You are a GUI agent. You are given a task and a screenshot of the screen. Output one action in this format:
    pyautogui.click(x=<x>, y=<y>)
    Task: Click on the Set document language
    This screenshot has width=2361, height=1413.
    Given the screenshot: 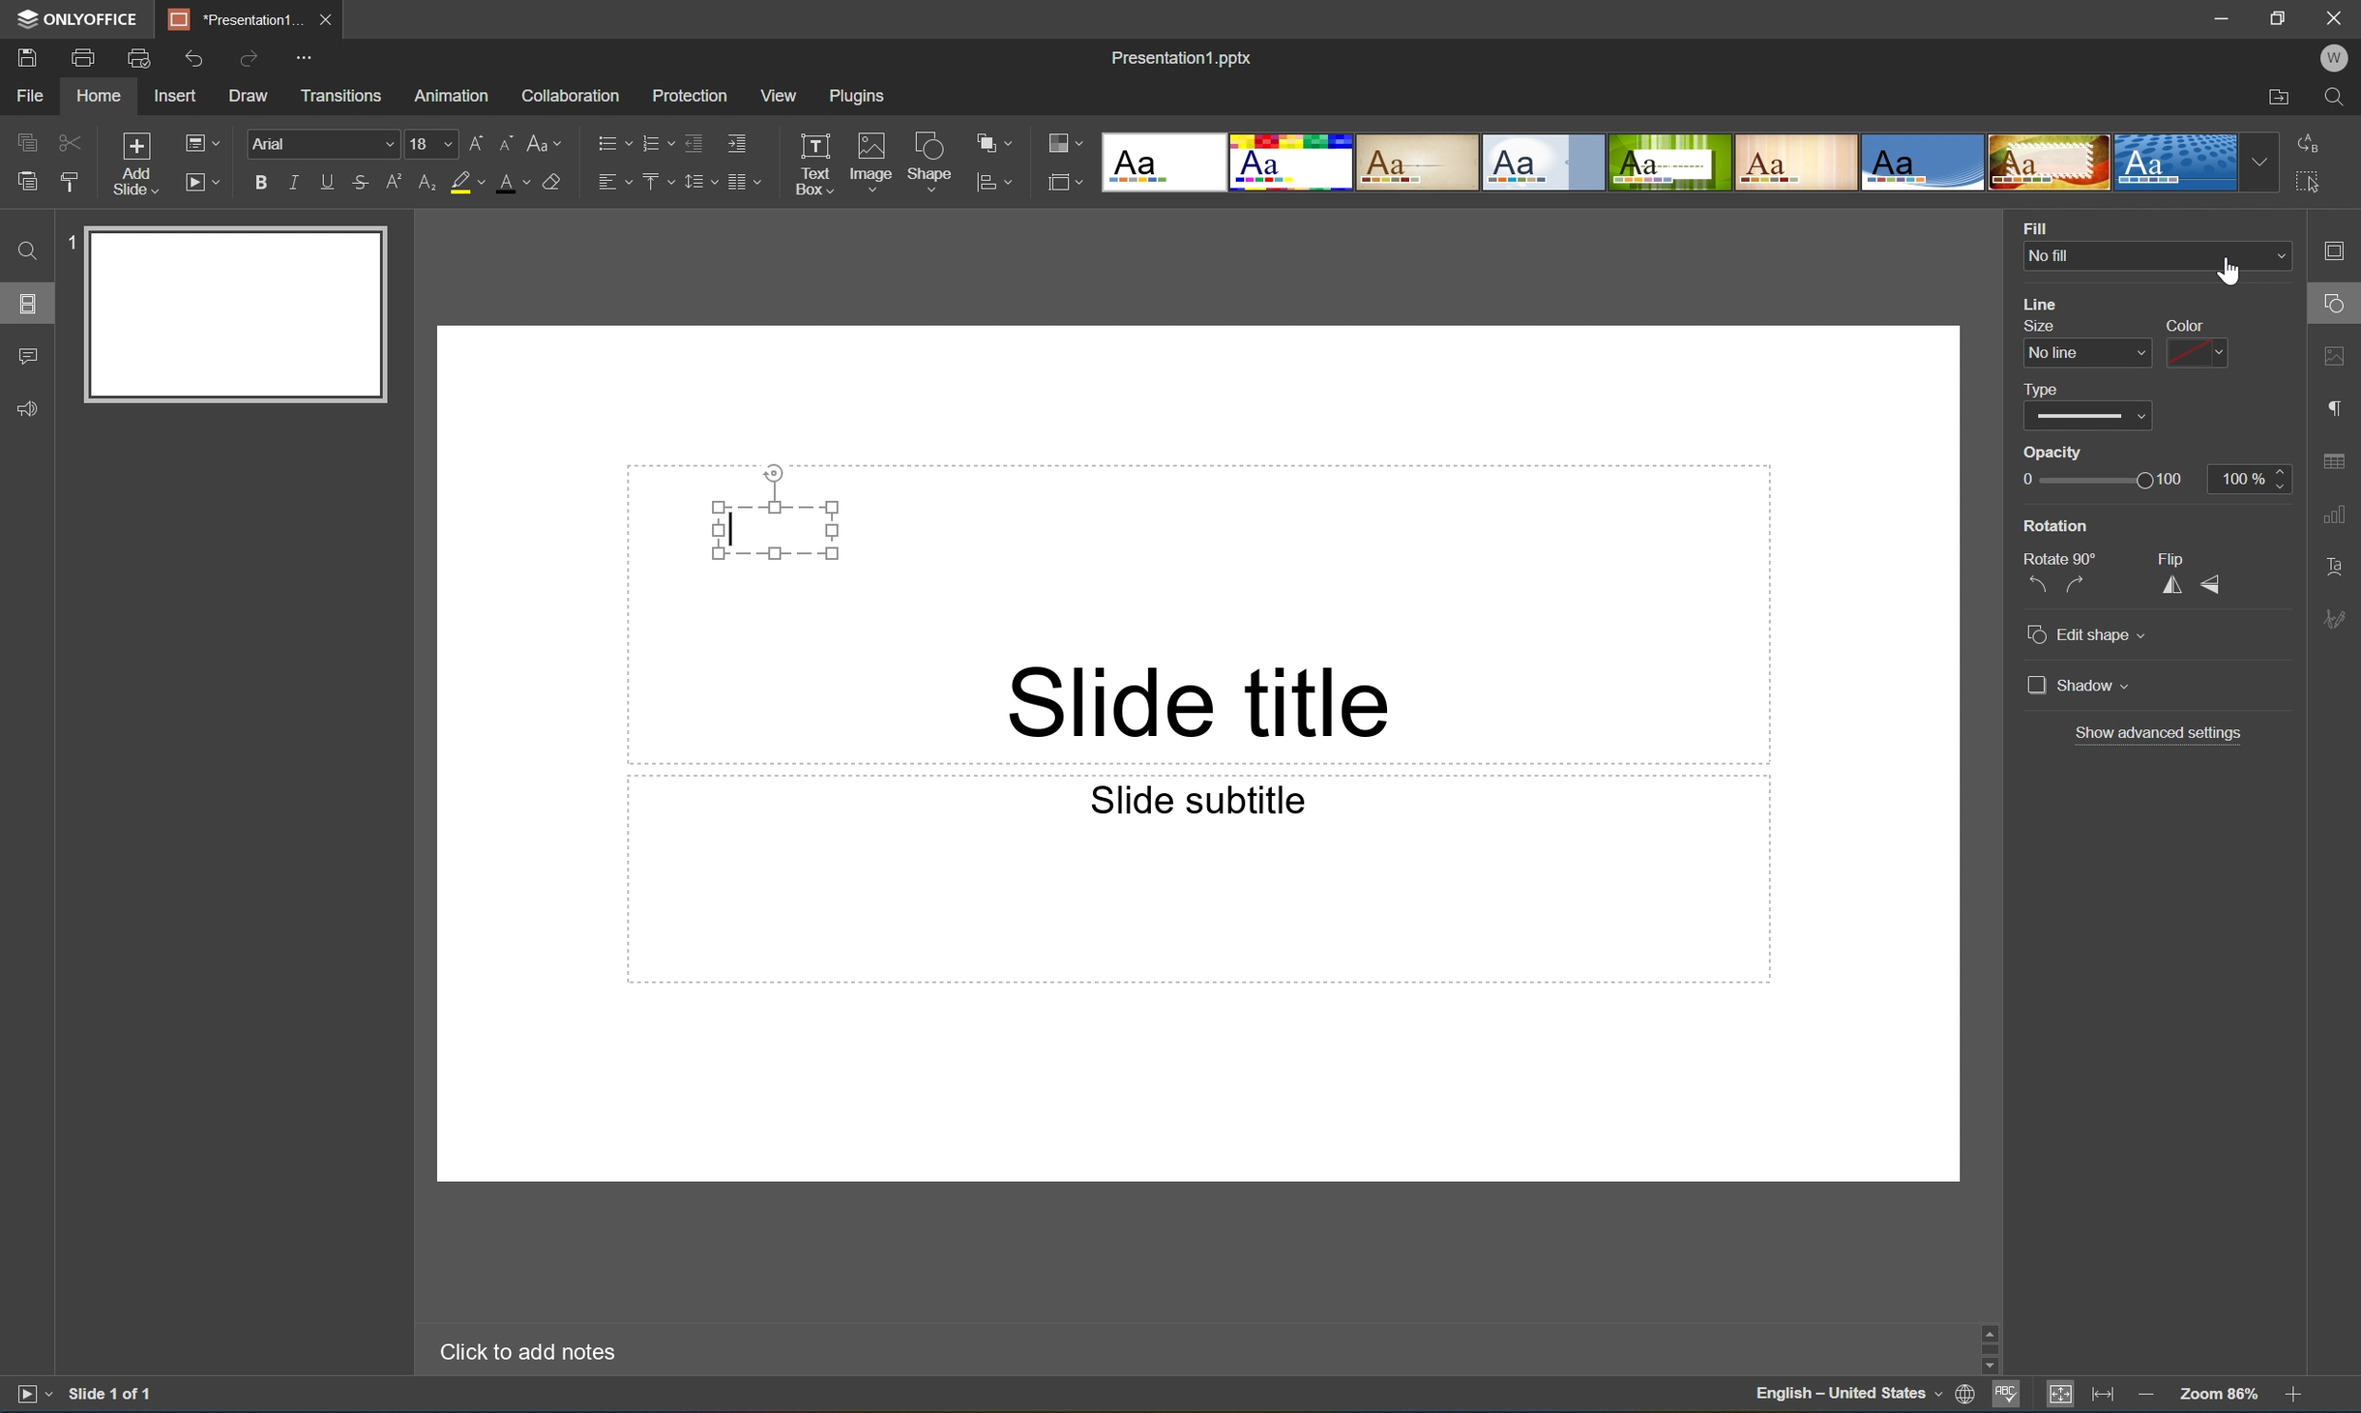 What is the action you would take?
    pyautogui.click(x=1970, y=1397)
    